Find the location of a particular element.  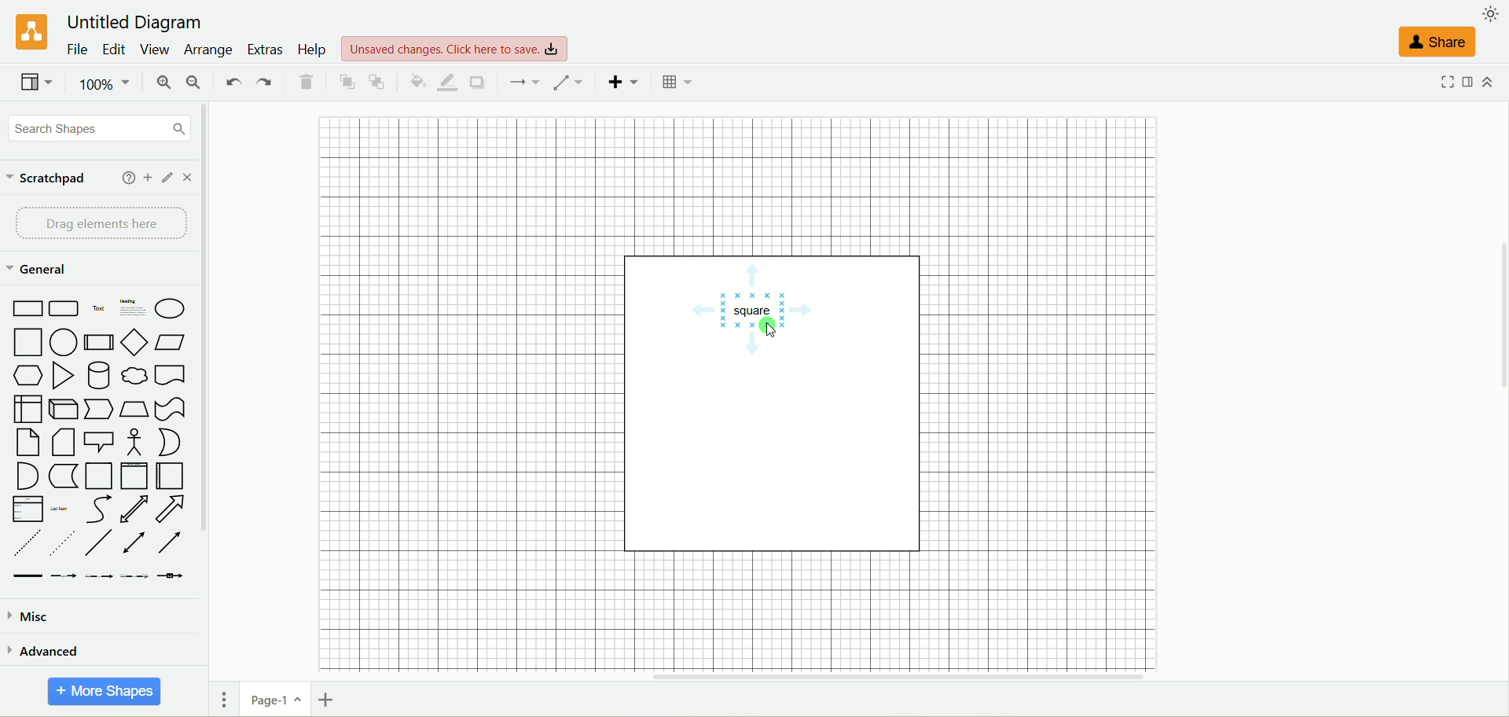

vertical scroll bar is located at coordinates (214, 384).